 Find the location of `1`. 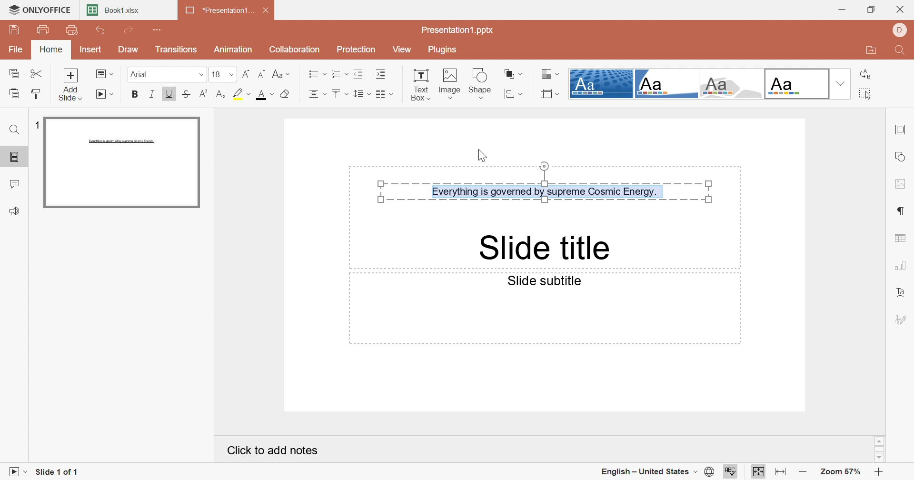

1 is located at coordinates (36, 125).